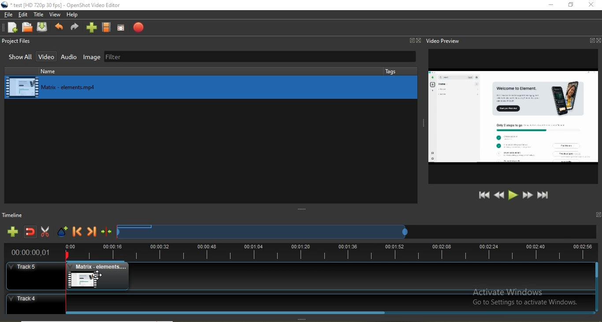  I want to click on Export video, so click(137, 27).